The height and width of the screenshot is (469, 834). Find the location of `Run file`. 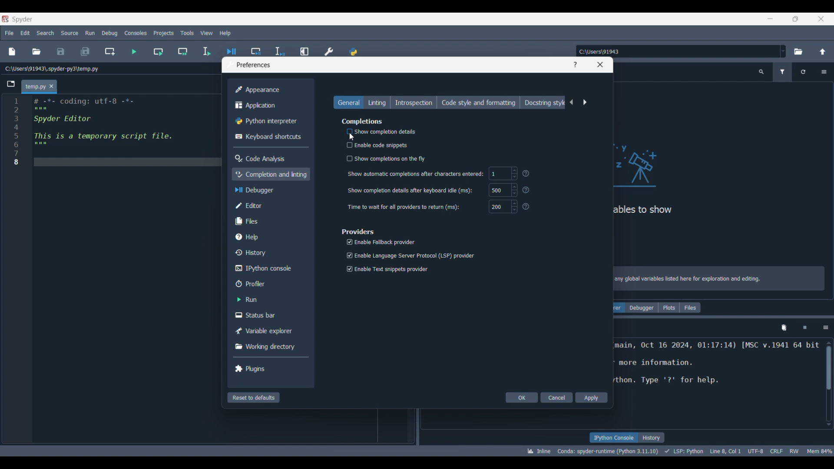

Run file is located at coordinates (134, 52).